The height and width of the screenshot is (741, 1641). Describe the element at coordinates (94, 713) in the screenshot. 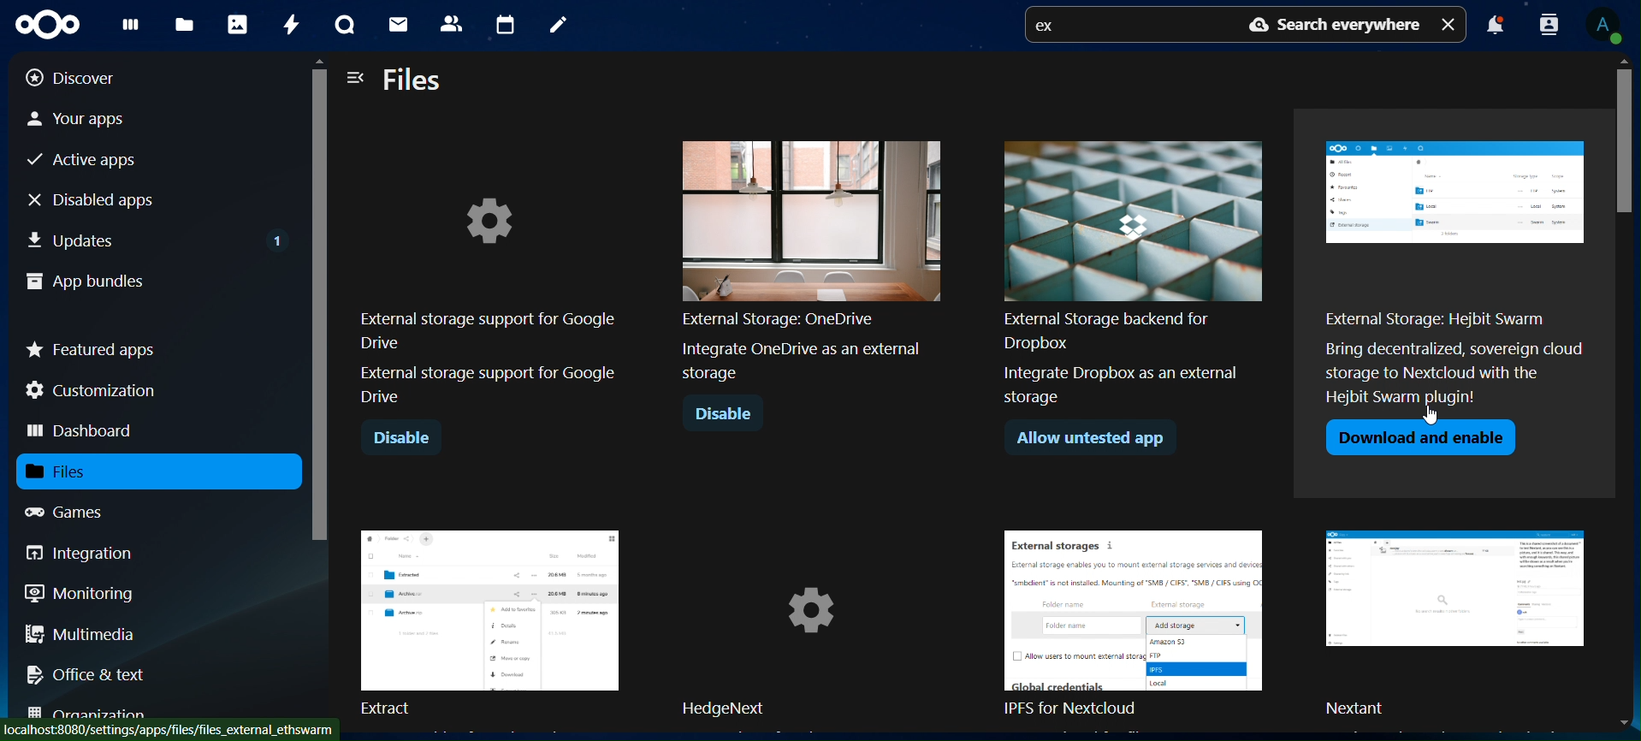

I see `organization` at that location.